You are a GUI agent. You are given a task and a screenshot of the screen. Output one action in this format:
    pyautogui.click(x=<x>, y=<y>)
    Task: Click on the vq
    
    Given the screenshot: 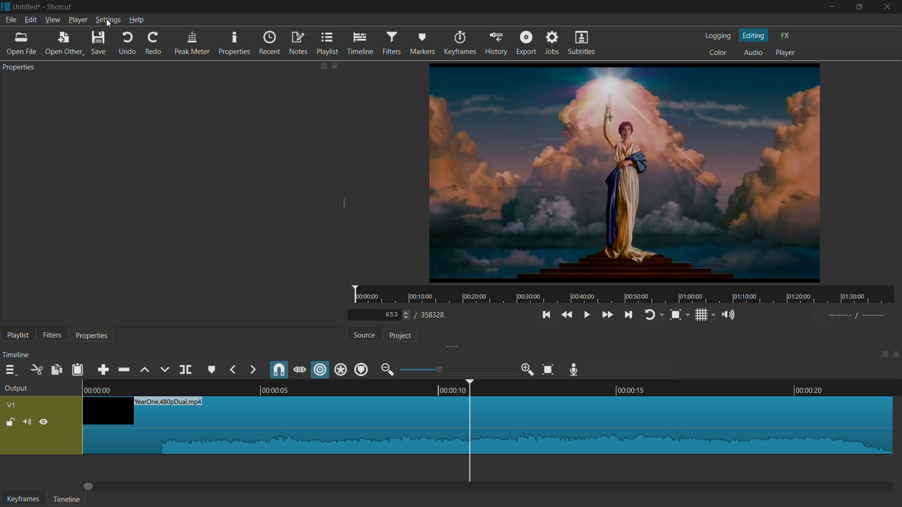 What is the action you would take?
    pyautogui.click(x=12, y=405)
    